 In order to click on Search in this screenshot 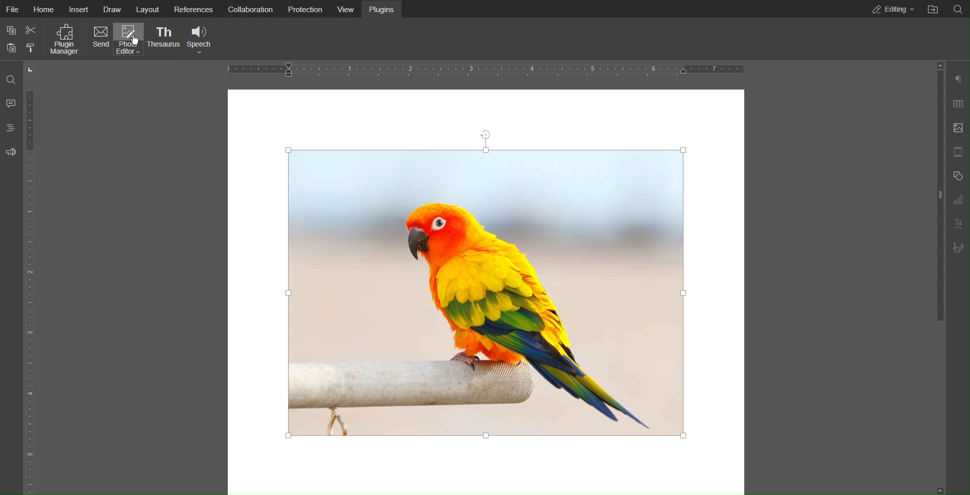, I will do `click(12, 76)`.